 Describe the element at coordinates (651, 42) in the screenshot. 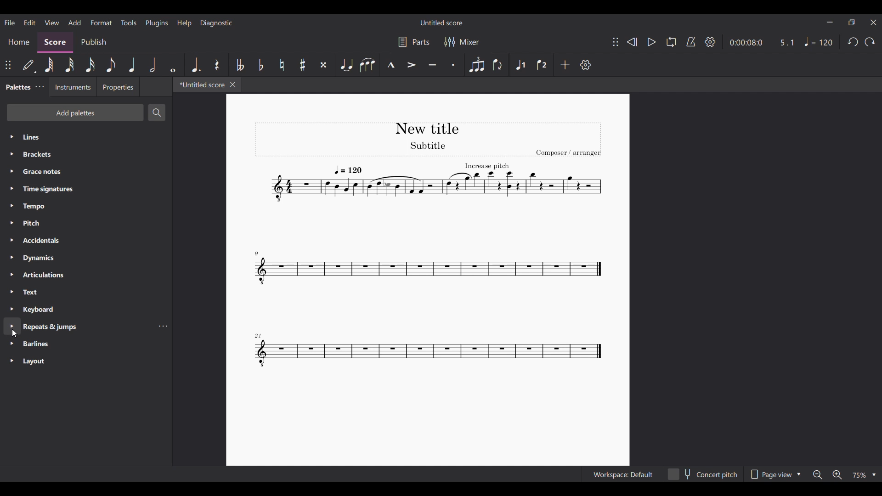

I see `Play` at that location.